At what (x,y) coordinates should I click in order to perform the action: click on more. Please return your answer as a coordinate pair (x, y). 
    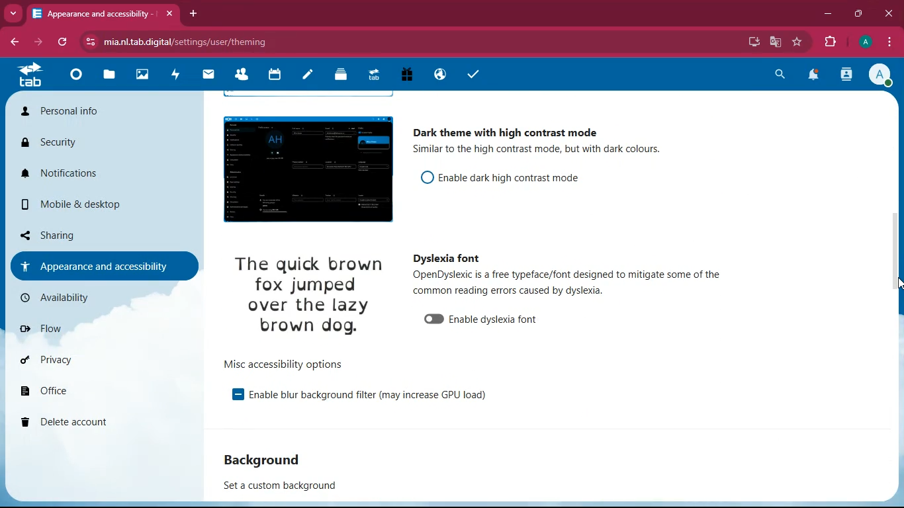
    Looking at the image, I should click on (13, 13).